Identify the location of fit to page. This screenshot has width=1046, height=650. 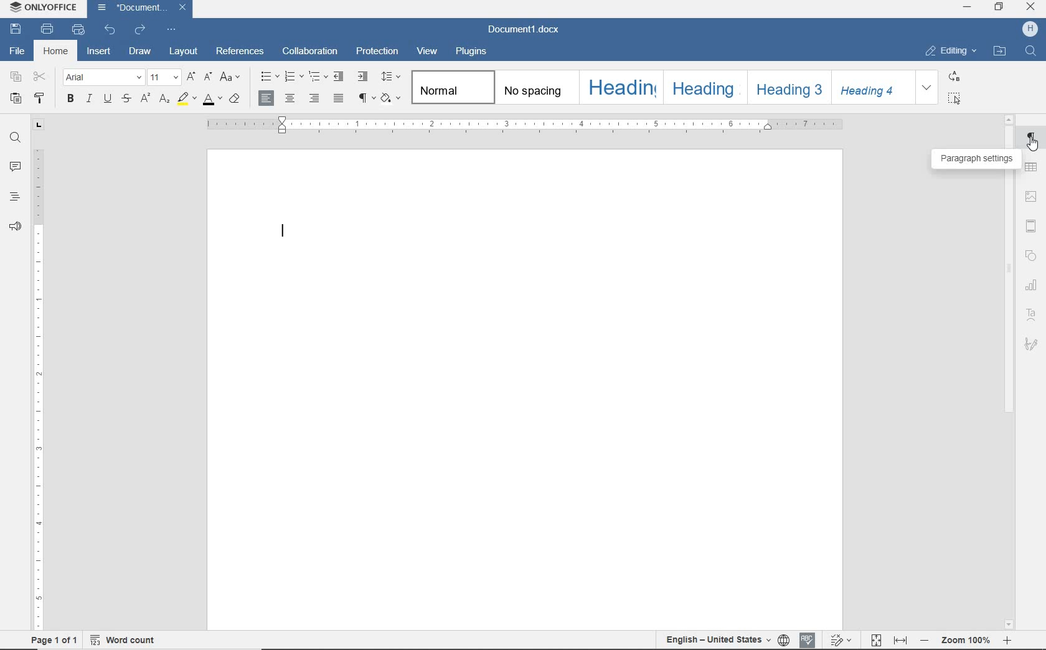
(875, 639).